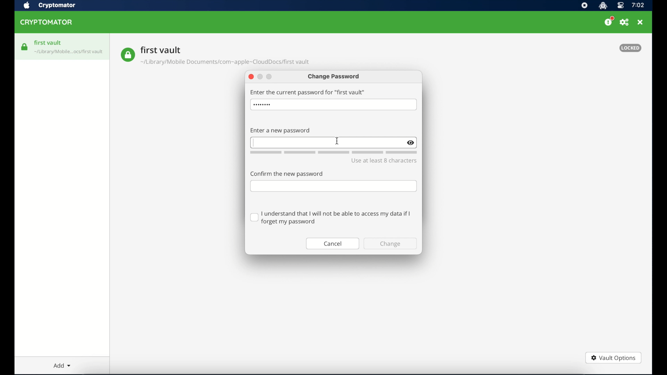 The height and width of the screenshot is (375, 667). Describe the element at coordinates (630, 48) in the screenshot. I see `locked` at that location.